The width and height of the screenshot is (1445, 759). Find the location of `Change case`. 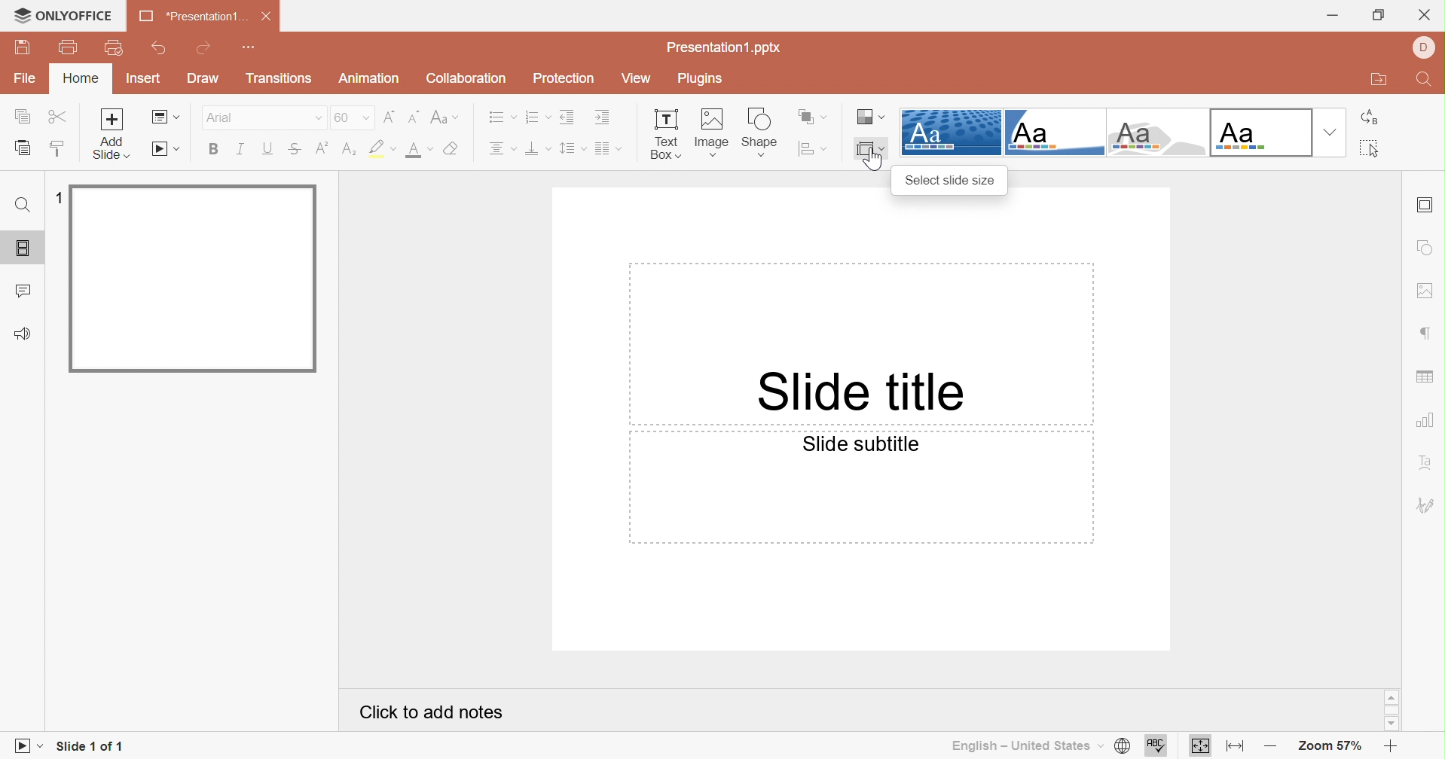

Change case is located at coordinates (444, 119).